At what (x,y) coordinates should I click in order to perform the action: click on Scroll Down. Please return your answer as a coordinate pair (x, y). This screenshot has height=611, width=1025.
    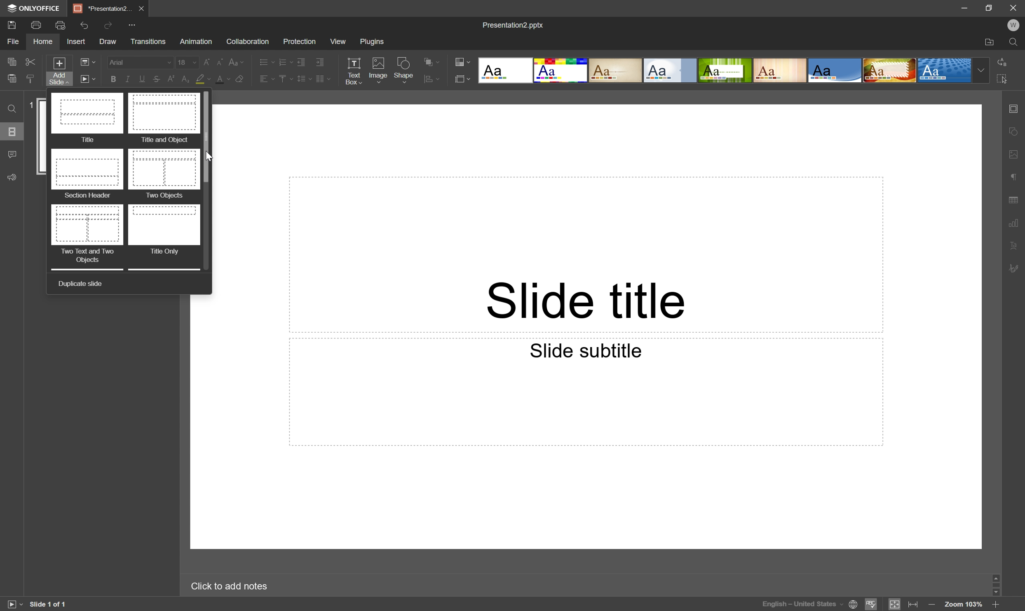
    Looking at the image, I should click on (993, 590).